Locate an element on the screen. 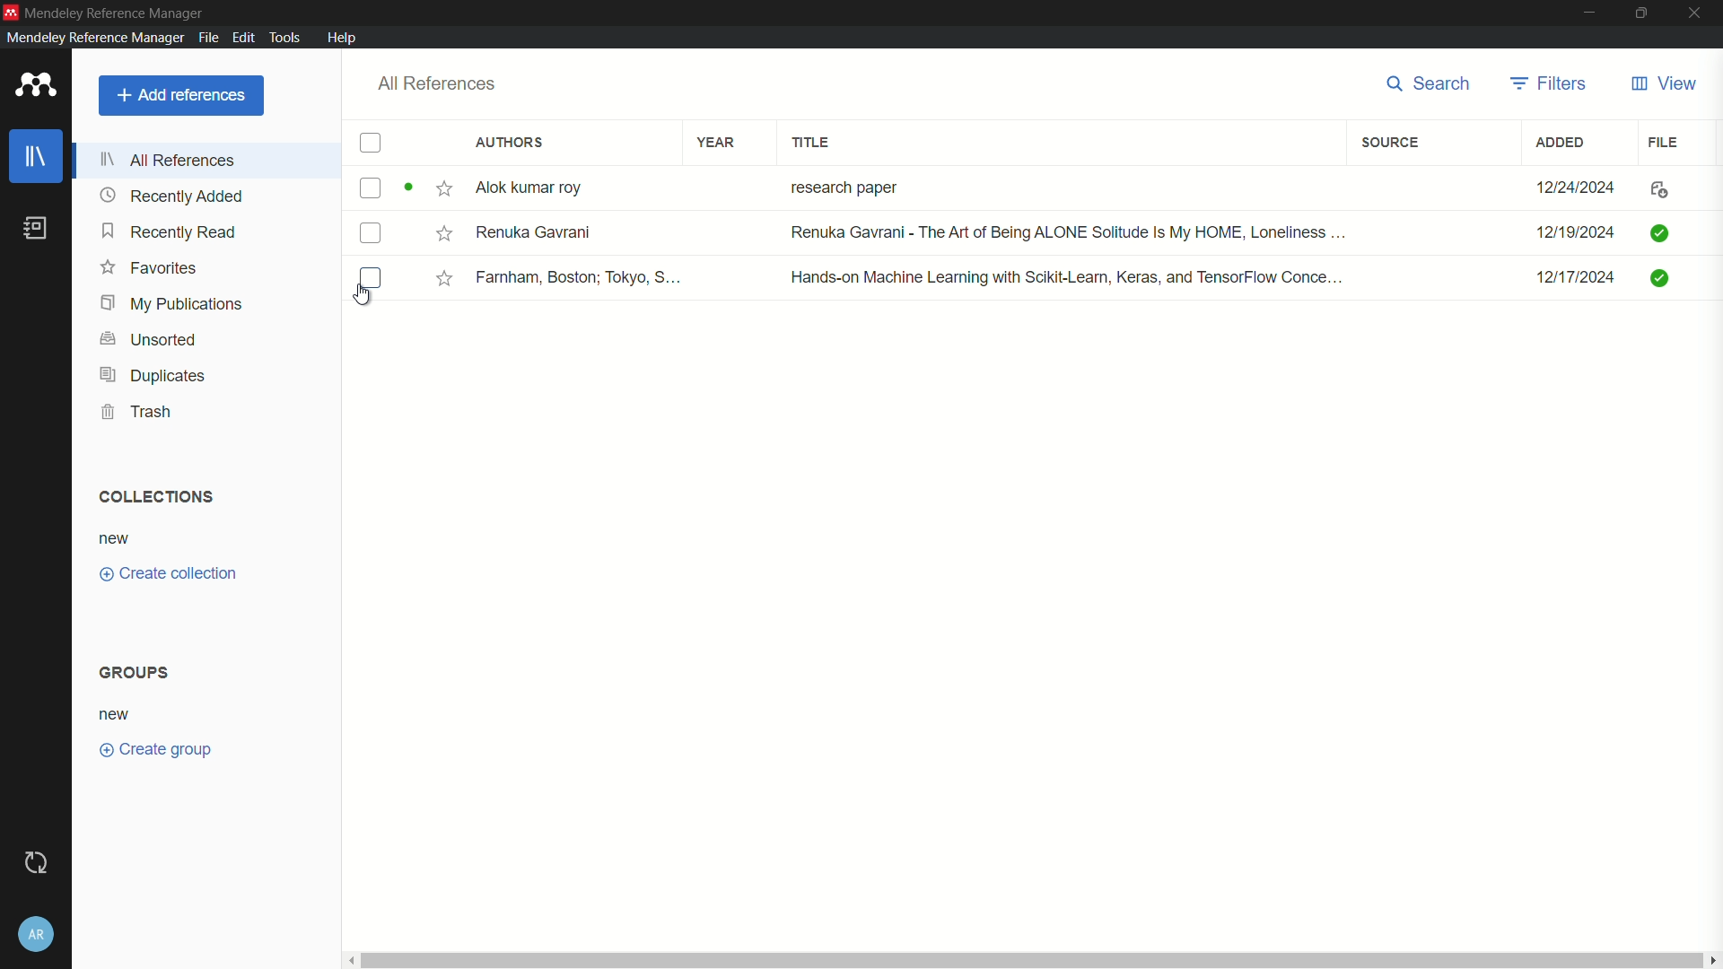 The image size is (1723, 969). authors is located at coordinates (506, 143).